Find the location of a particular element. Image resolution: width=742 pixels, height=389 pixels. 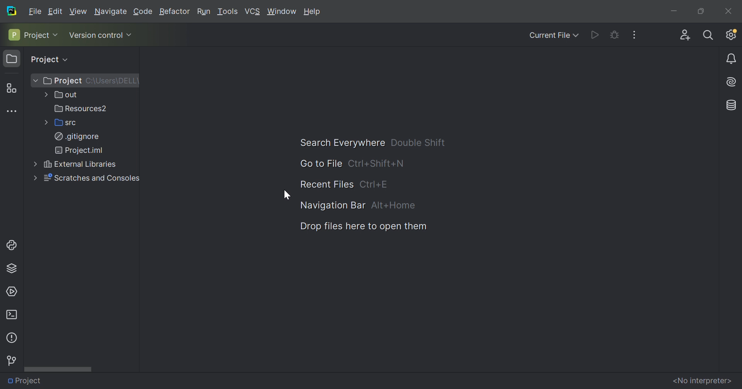

Version control is located at coordinates (95, 36).